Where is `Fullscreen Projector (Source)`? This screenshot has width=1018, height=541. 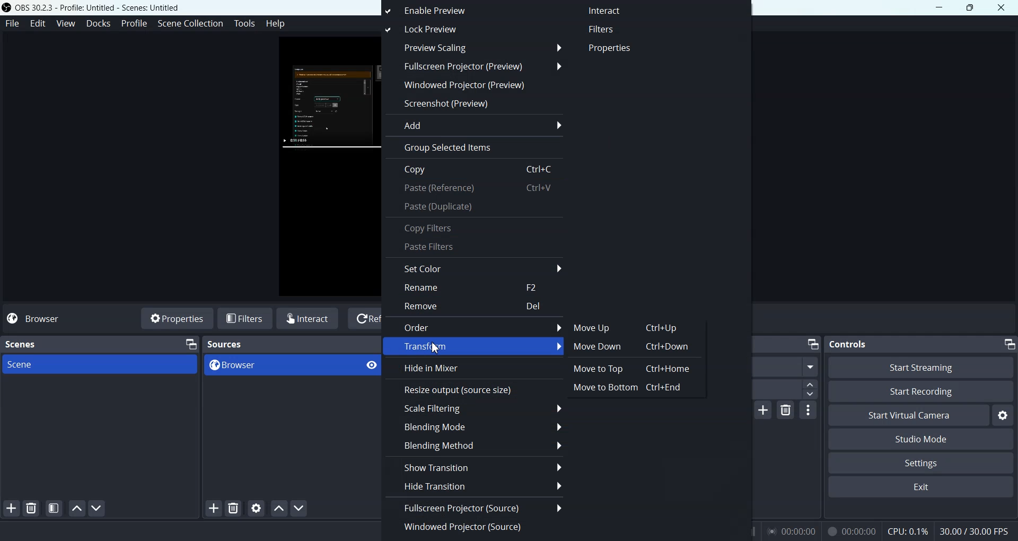 Fullscreen Projector (Source) is located at coordinates (474, 507).